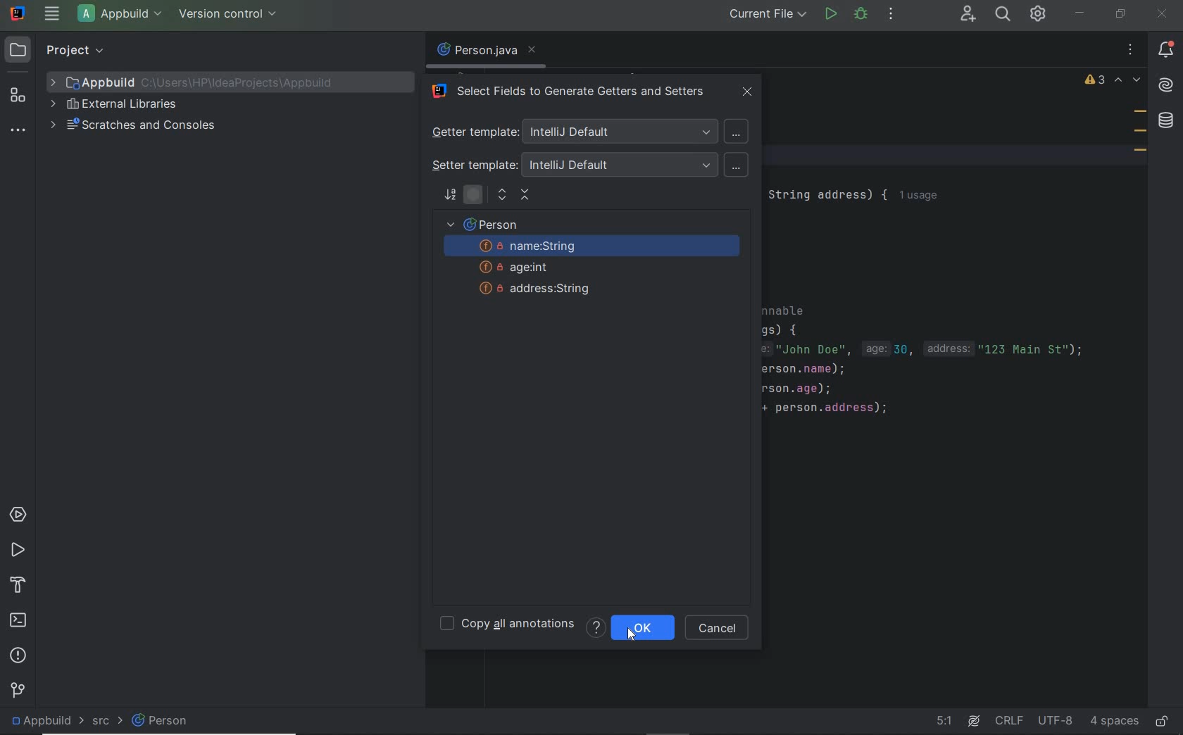 The width and height of the screenshot is (1183, 735). Describe the element at coordinates (1163, 14) in the screenshot. I see `close` at that location.